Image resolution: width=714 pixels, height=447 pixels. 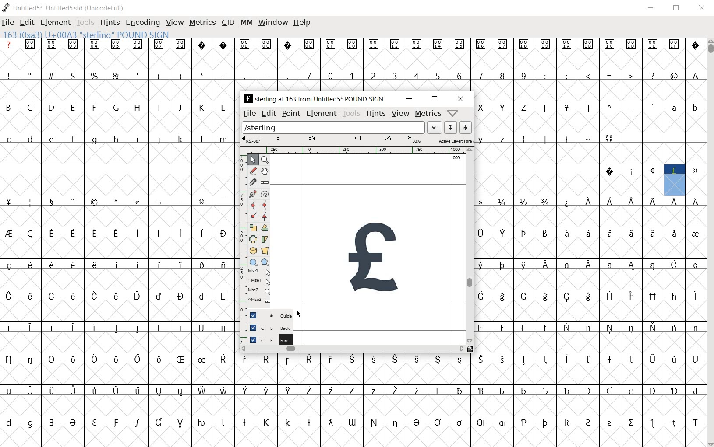 I want to click on zoom, so click(x=267, y=160).